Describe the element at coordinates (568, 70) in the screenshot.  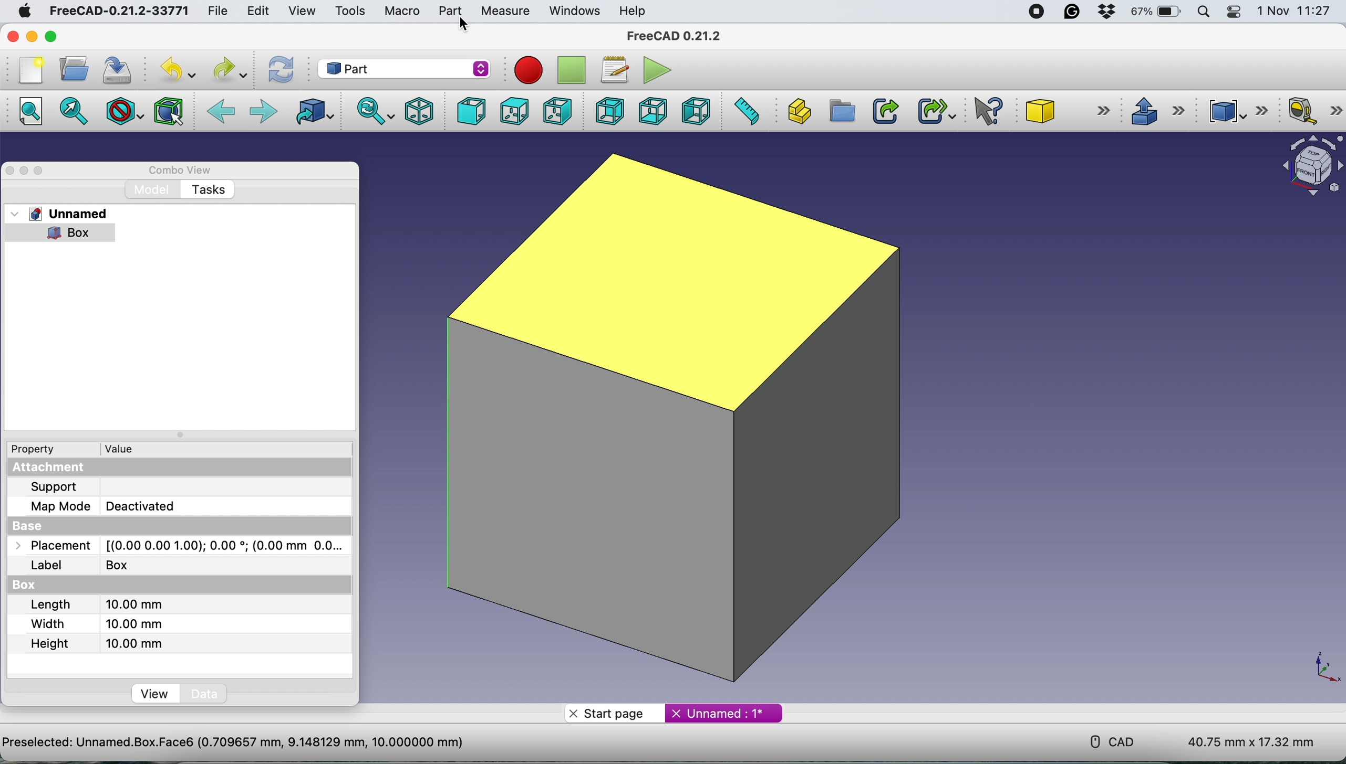
I see `stop recording macros` at that location.